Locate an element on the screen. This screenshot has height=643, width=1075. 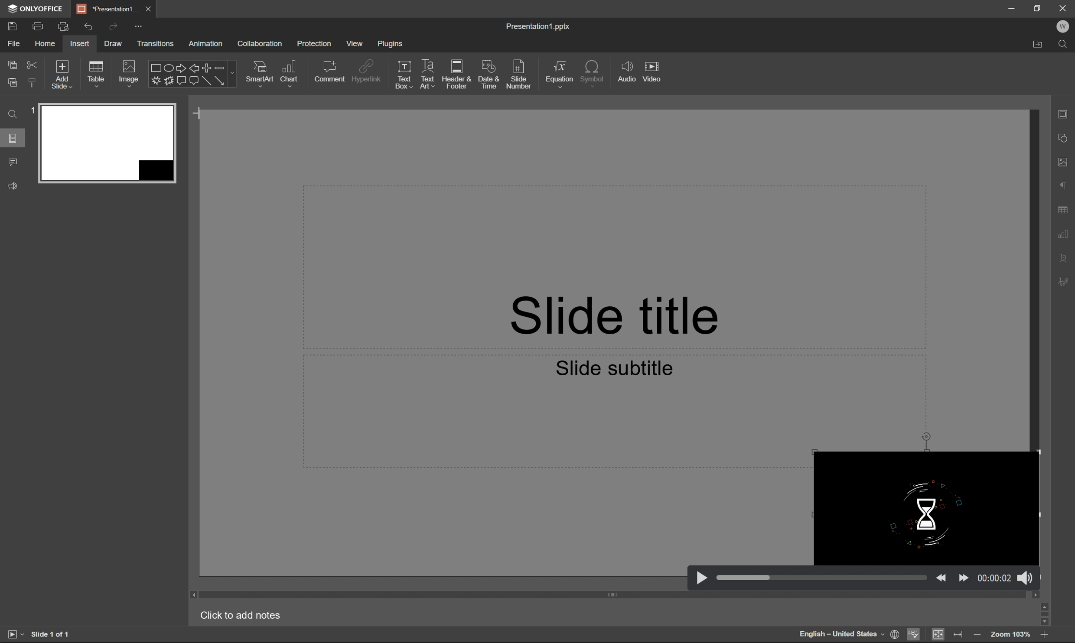
animation is located at coordinates (207, 44).